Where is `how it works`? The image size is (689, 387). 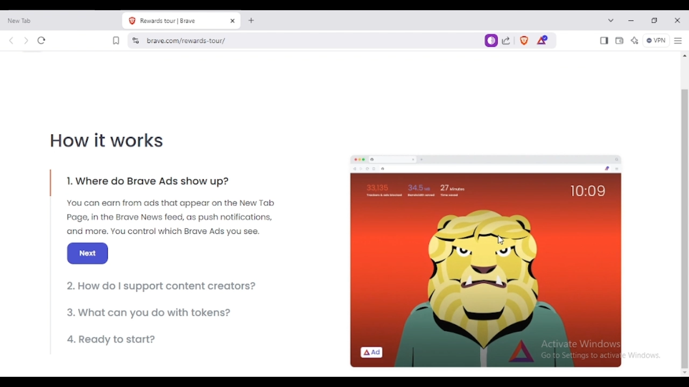
how it works is located at coordinates (108, 141).